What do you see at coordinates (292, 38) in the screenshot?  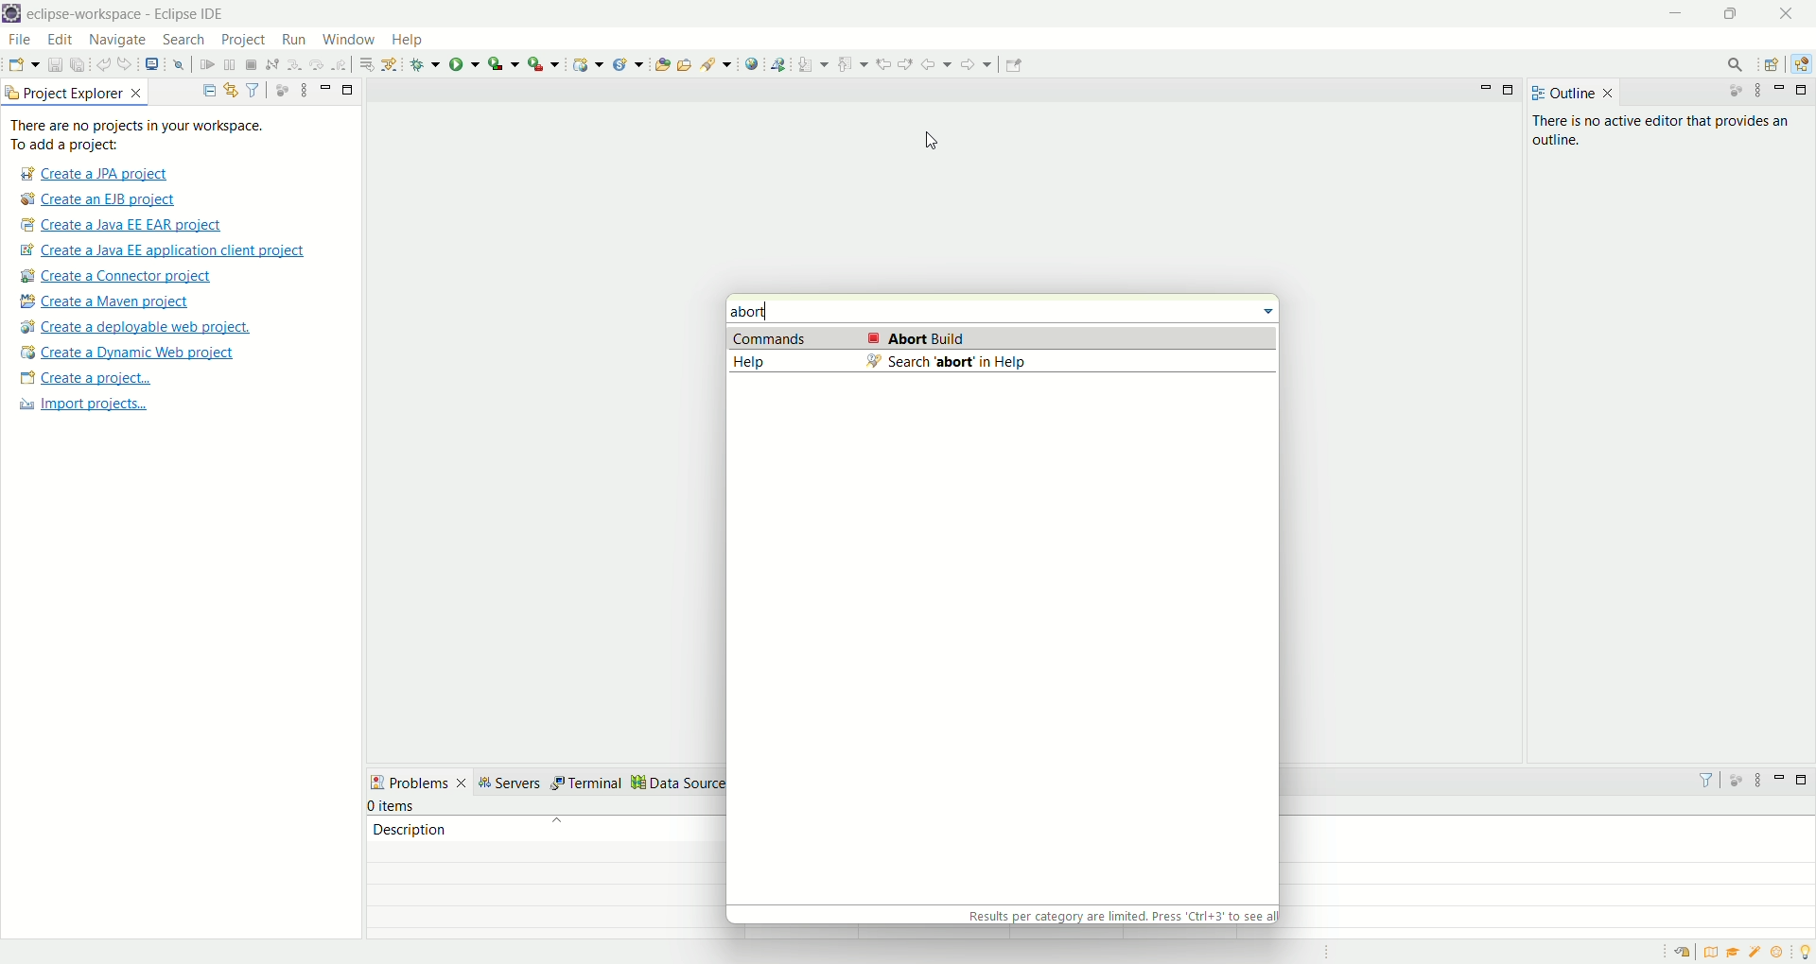 I see `run` at bounding box center [292, 38].